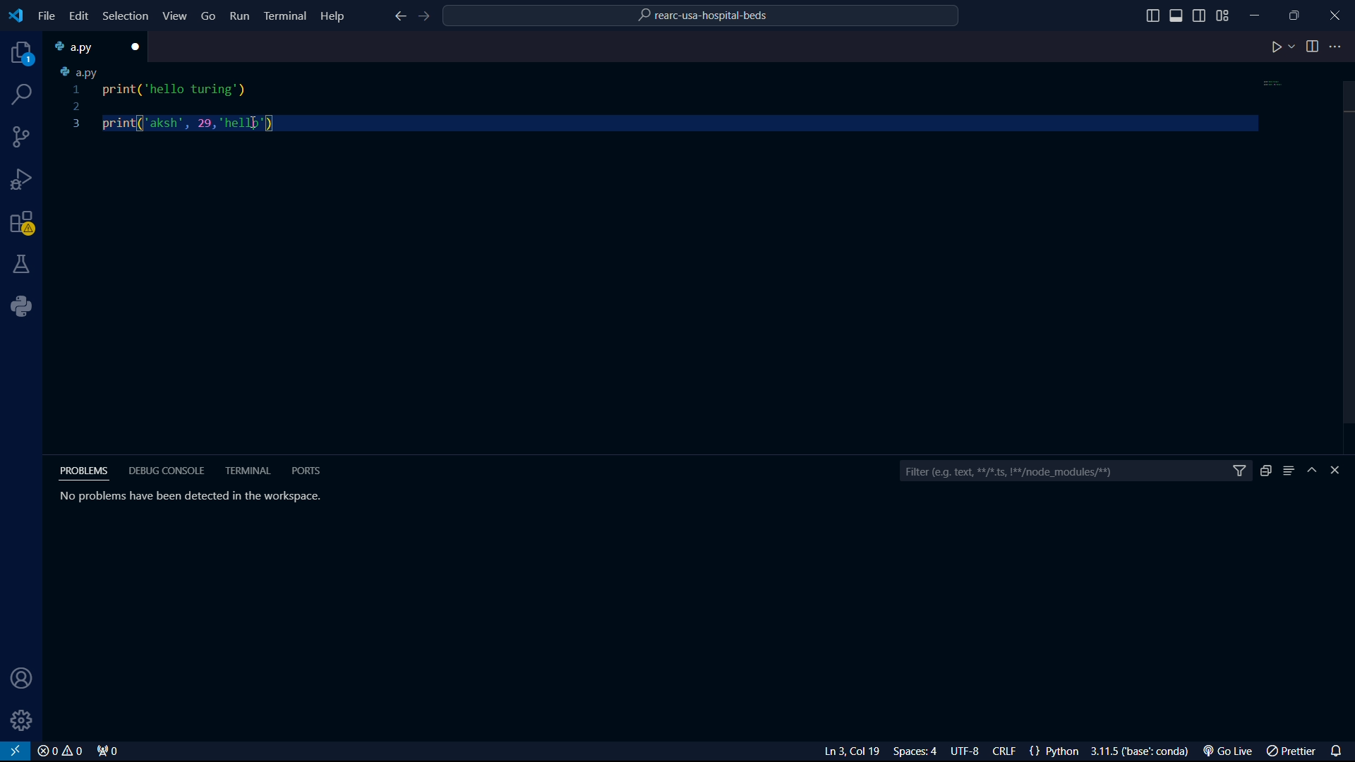  I want to click on 3.1.5, so click(1144, 751).